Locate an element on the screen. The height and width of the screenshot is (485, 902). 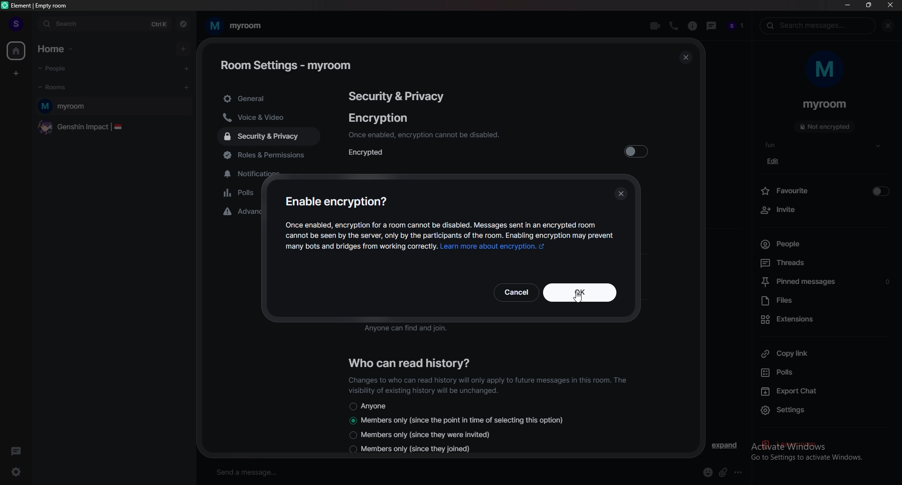
edit is located at coordinates (776, 161).